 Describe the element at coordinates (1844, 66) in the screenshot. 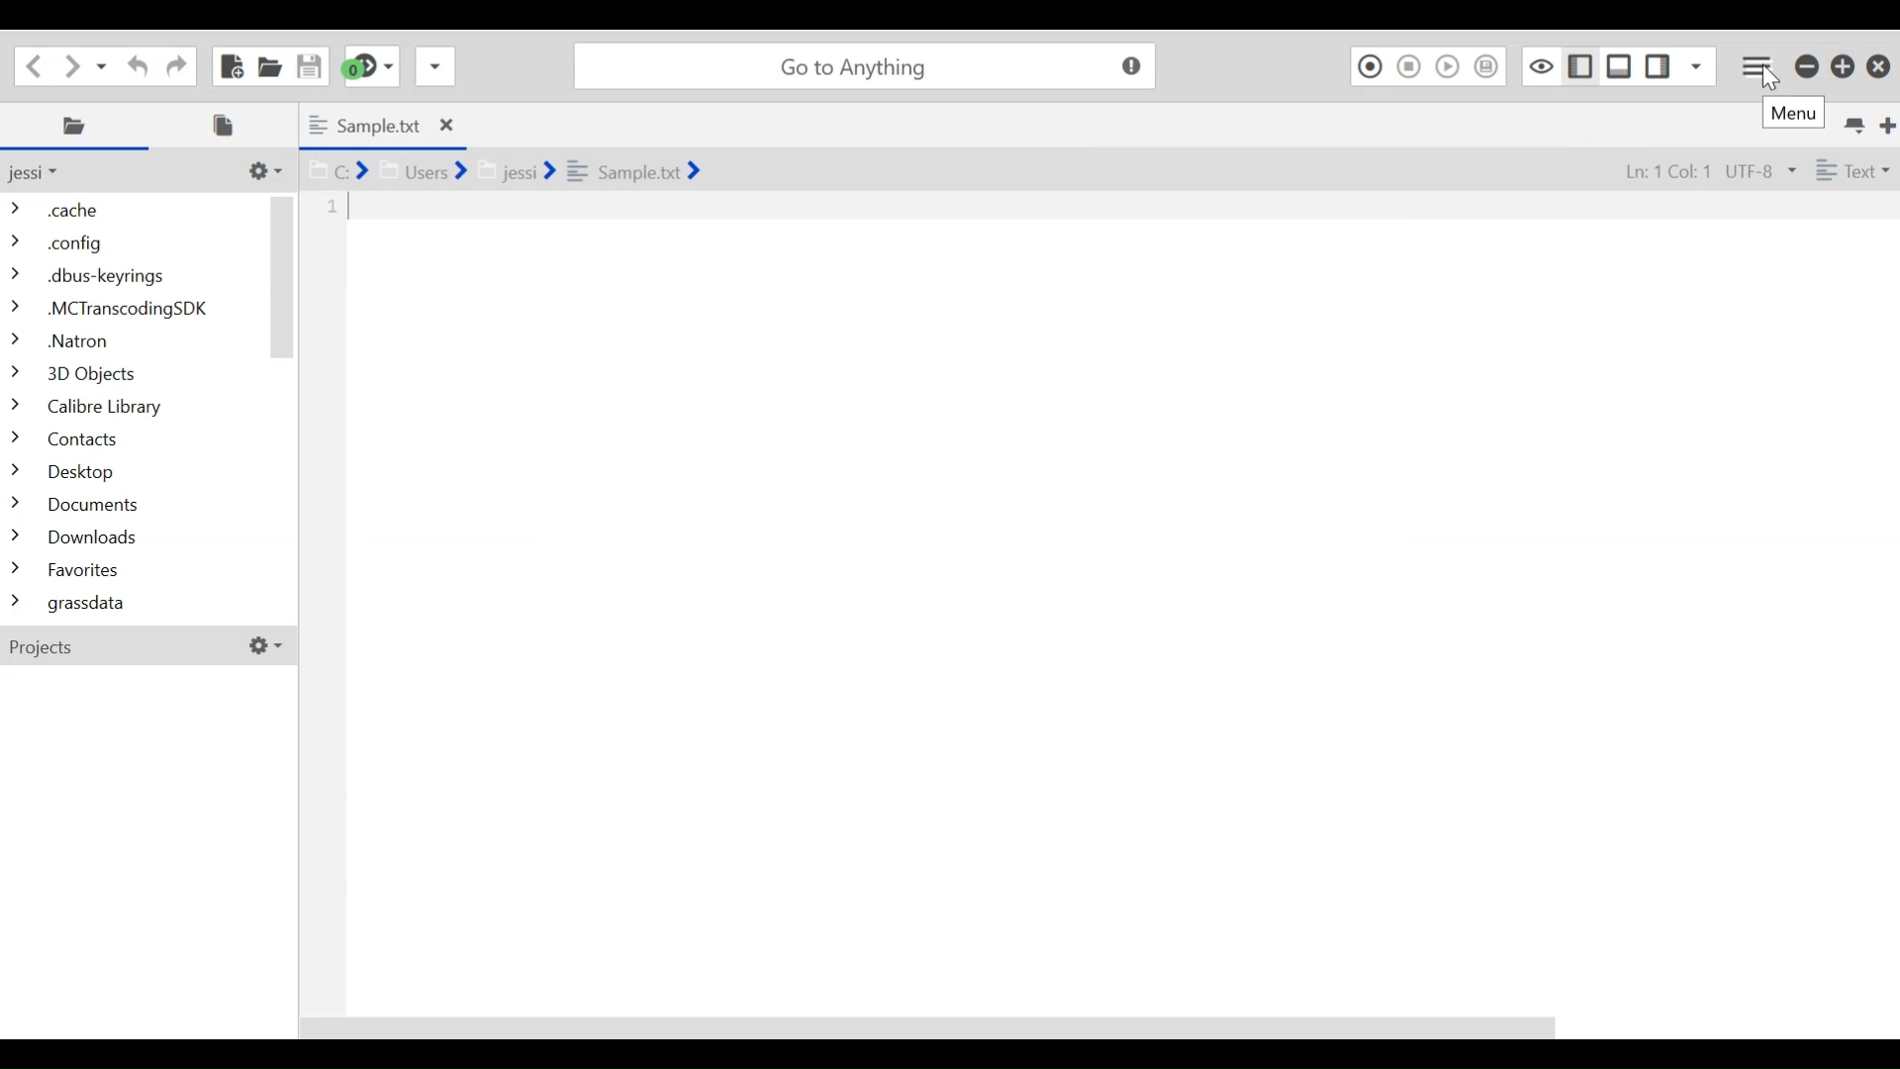

I see `Restore` at that location.